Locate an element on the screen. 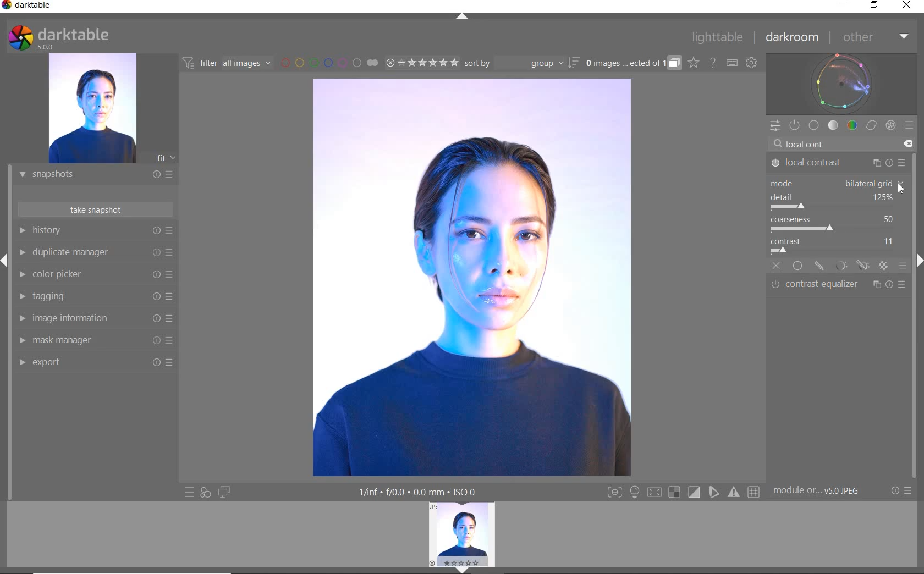  SET KEYBOARD SHORTCUTS is located at coordinates (732, 63).